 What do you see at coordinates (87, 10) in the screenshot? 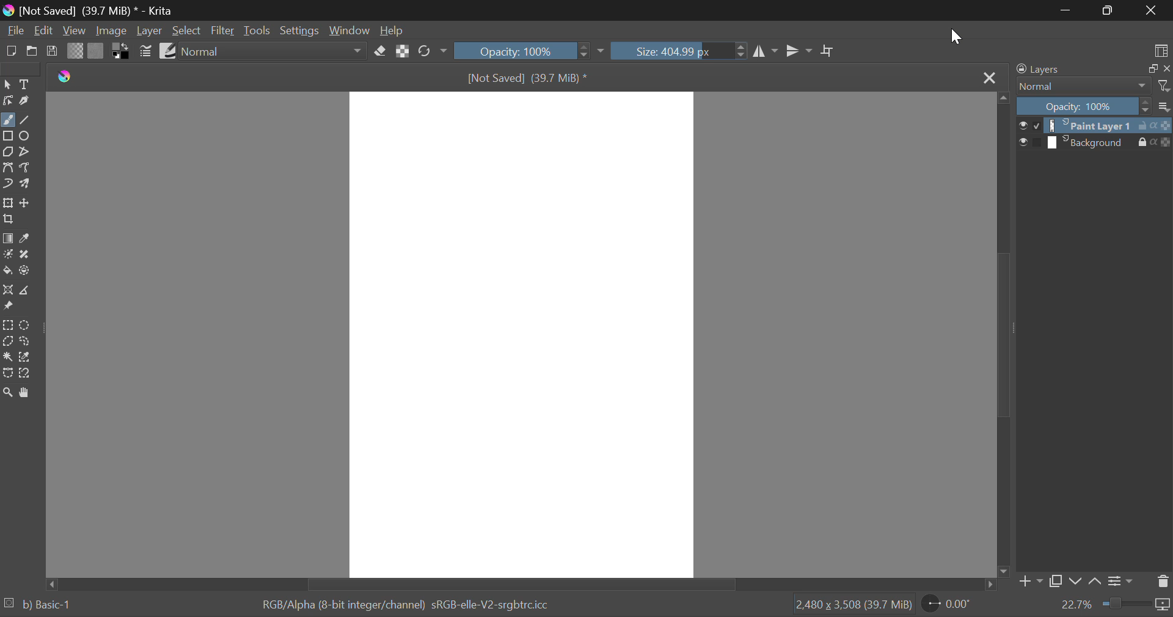
I see `(Not Saved) (39,7 MB)* -Krita` at bounding box center [87, 10].